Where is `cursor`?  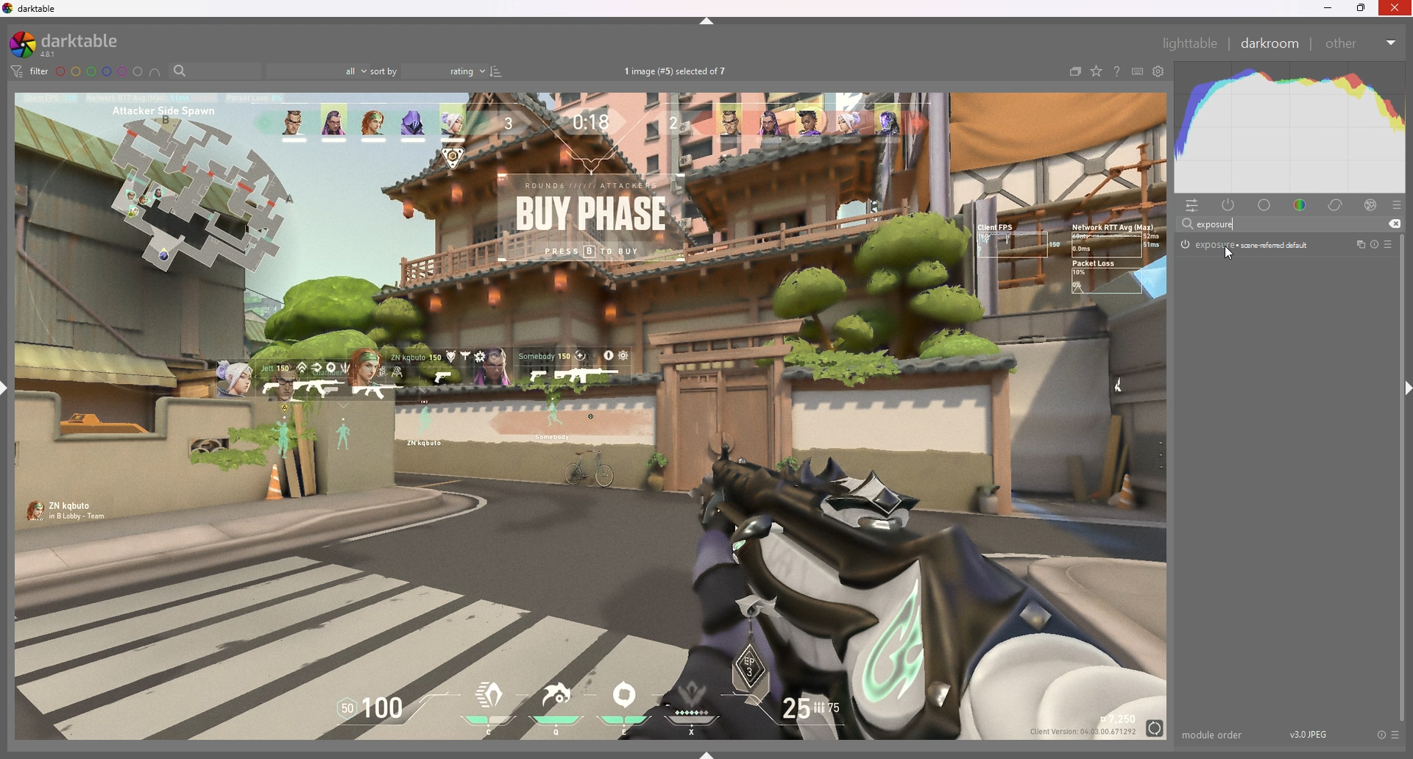 cursor is located at coordinates (1225, 254).